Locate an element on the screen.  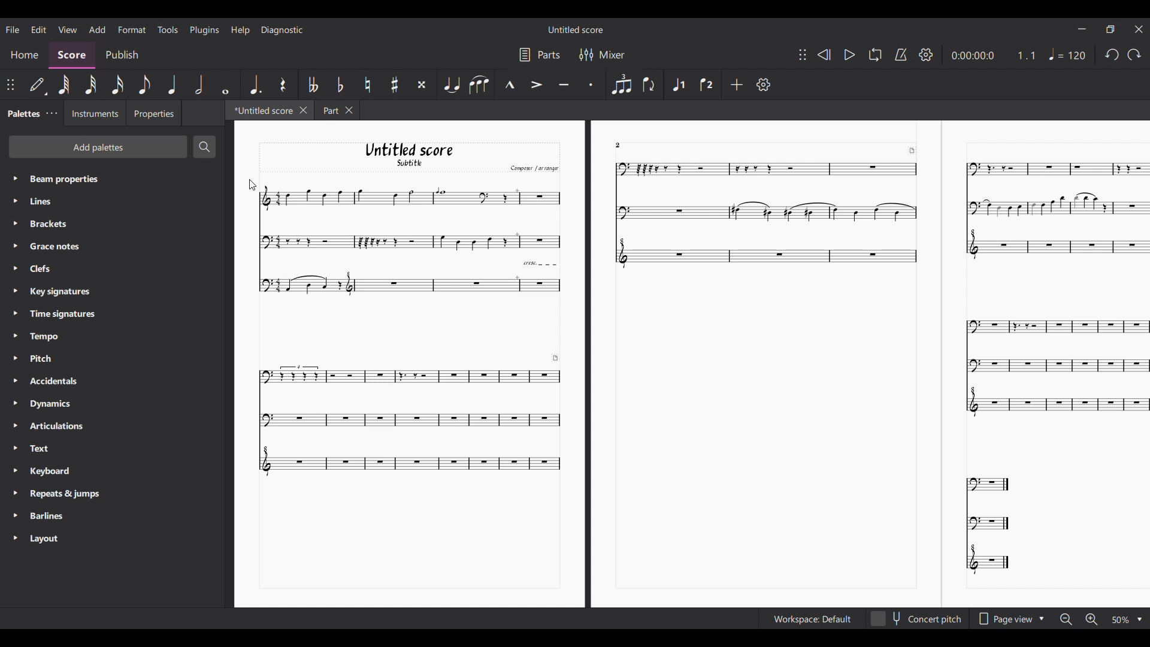
Properties is located at coordinates (153, 113).